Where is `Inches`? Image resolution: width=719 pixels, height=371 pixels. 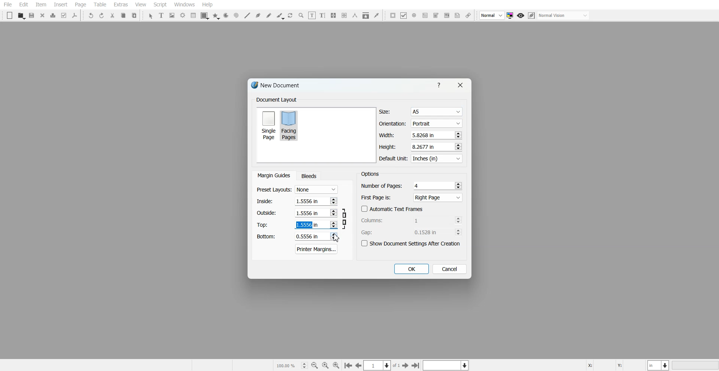 Inches is located at coordinates (437, 159).